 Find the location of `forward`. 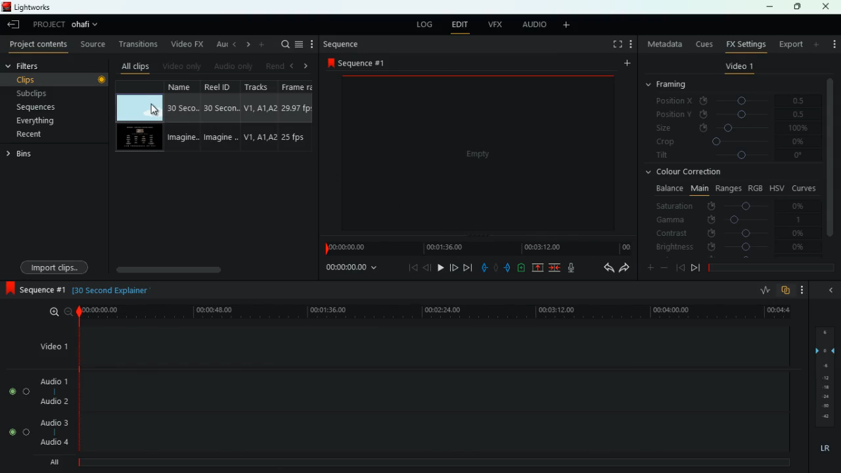

forward is located at coordinates (467, 268).